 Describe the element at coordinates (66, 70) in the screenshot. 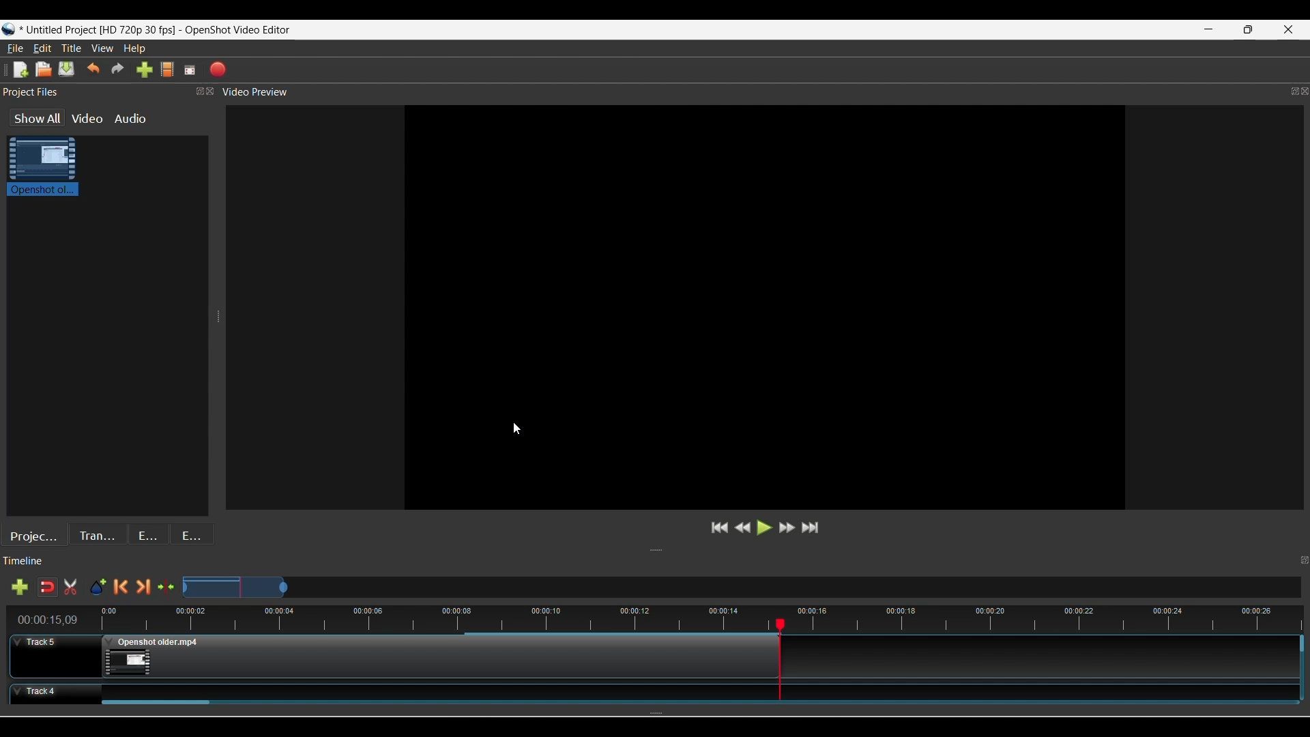

I see `Save file` at that location.